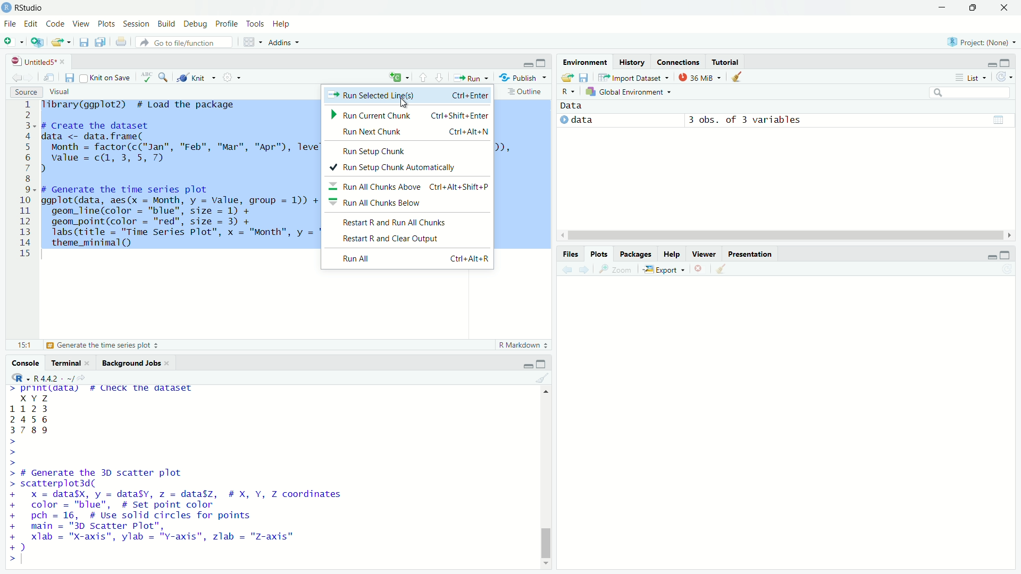  Describe the element at coordinates (524, 77) in the screenshot. I see `publish` at that location.